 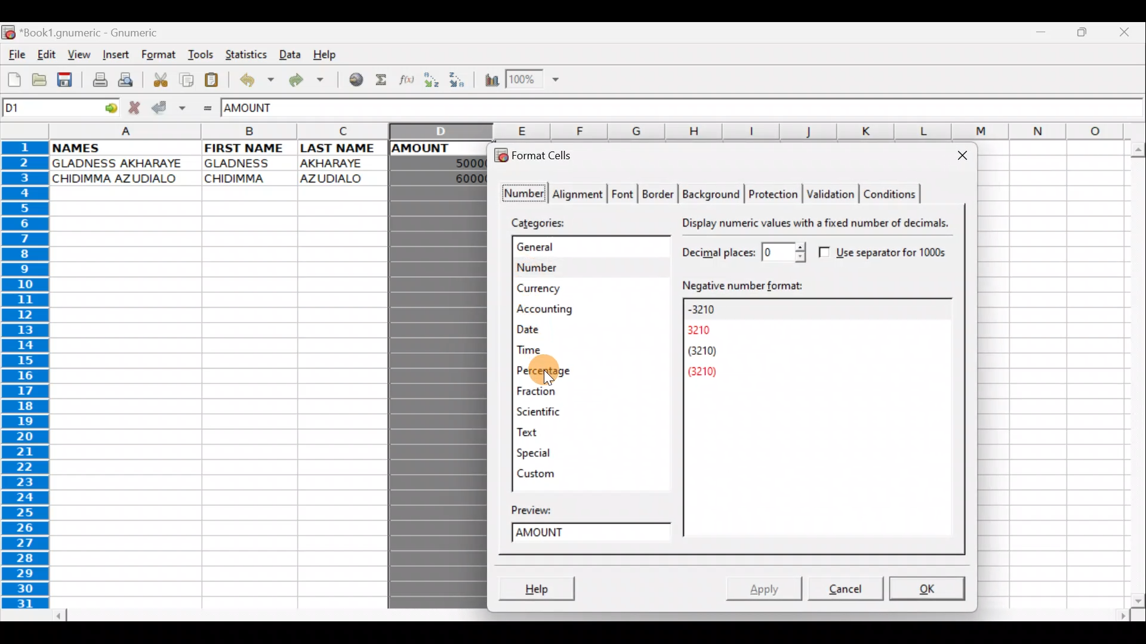 I want to click on Maximize, so click(x=1082, y=35).